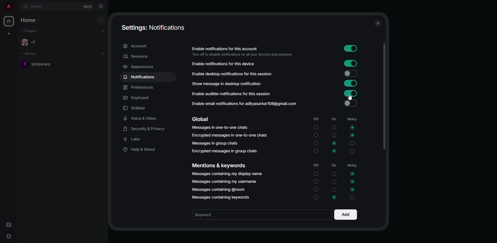 Image resolution: width=497 pixels, height=243 pixels. I want to click on keyword, so click(210, 215).